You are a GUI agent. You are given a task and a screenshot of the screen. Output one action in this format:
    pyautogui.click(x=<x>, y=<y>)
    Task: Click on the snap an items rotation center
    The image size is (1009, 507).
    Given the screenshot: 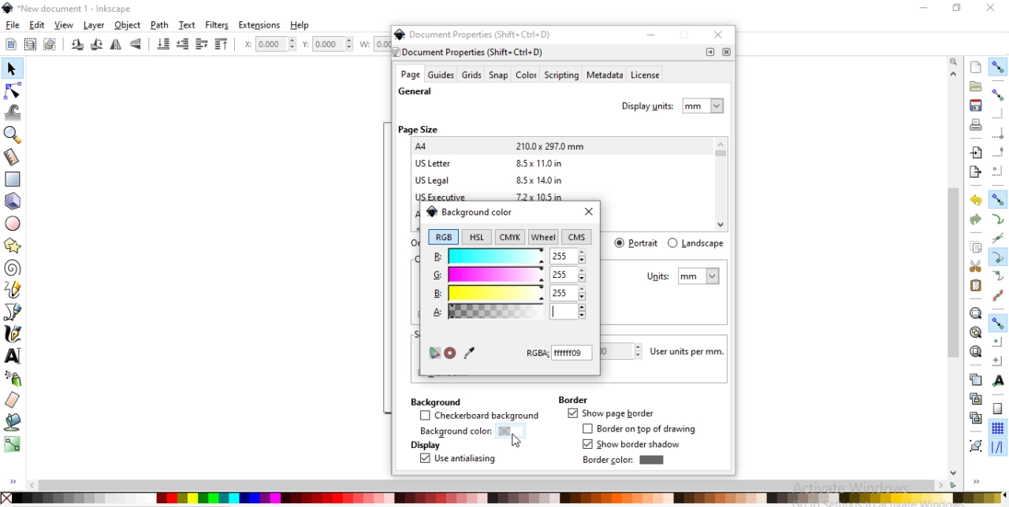 What is the action you would take?
    pyautogui.click(x=998, y=361)
    